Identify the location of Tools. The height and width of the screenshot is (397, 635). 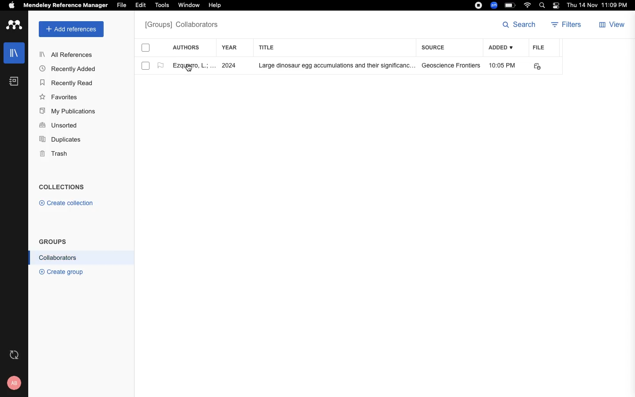
(162, 6).